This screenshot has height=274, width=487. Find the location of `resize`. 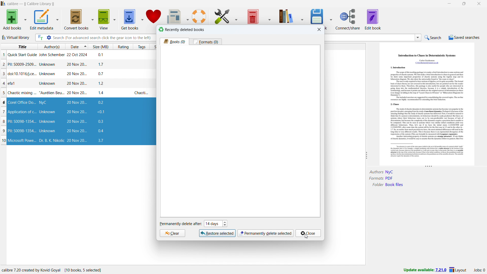

resize is located at coordinates (366, 156).